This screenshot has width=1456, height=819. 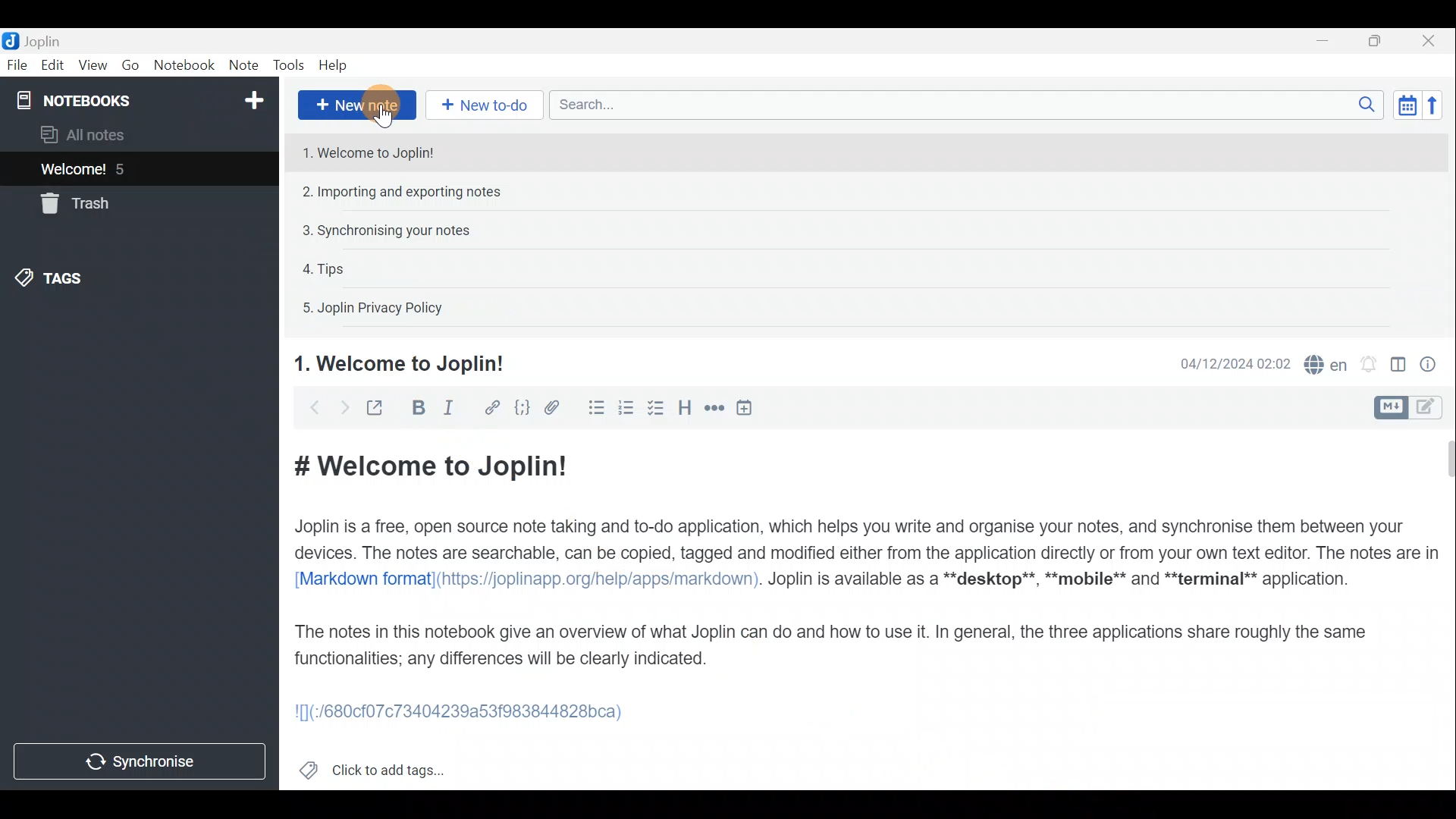 I want to click on All notes, so click(x=108, y=134).